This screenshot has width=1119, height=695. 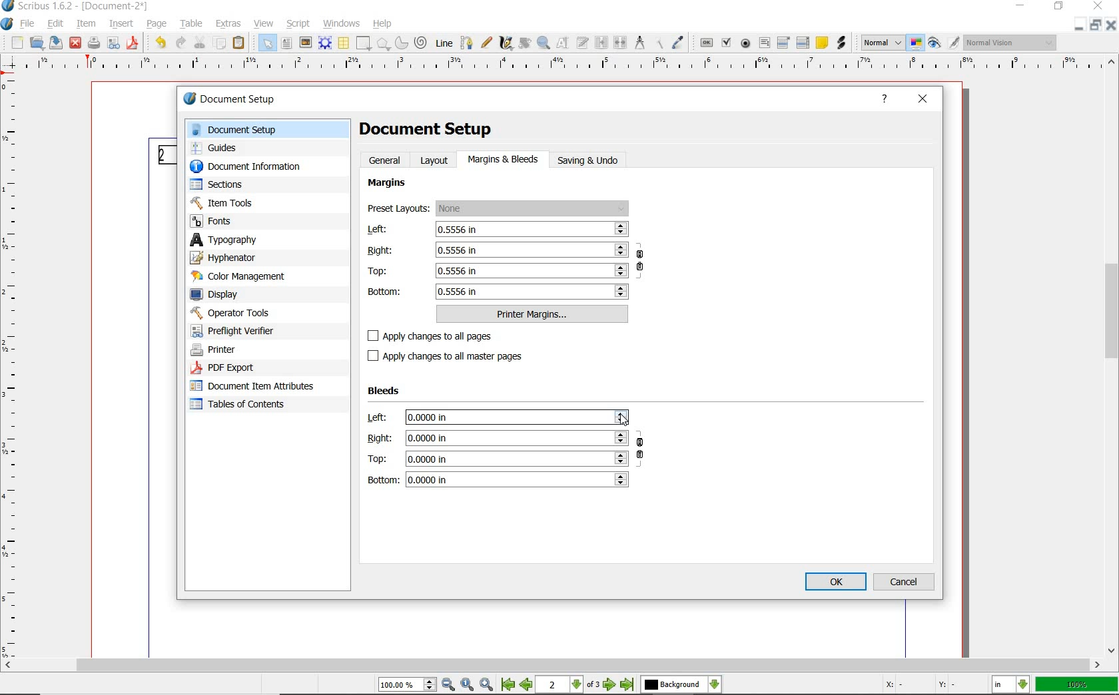 What do you see at coordinates (659, 44) in the screenshot?
I see `copy item properties` at bounding box center [659, 44].